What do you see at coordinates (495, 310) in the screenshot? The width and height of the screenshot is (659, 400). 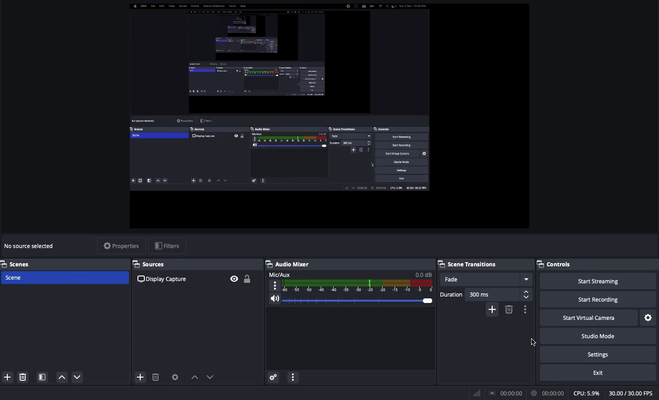 I see `Add` at bounding box center [495, 310].